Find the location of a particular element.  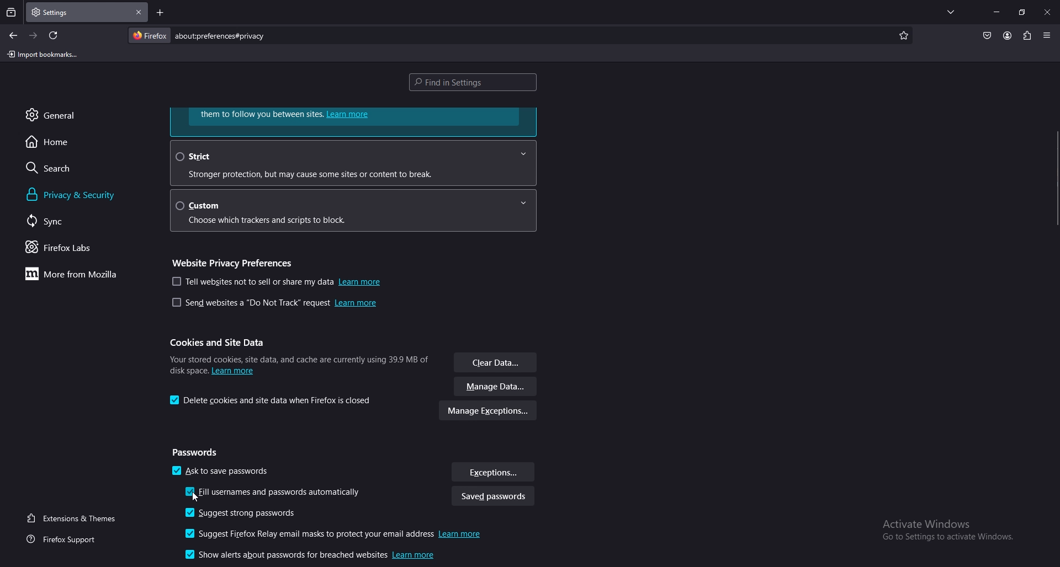

strict is located at coordinates (352, 163).